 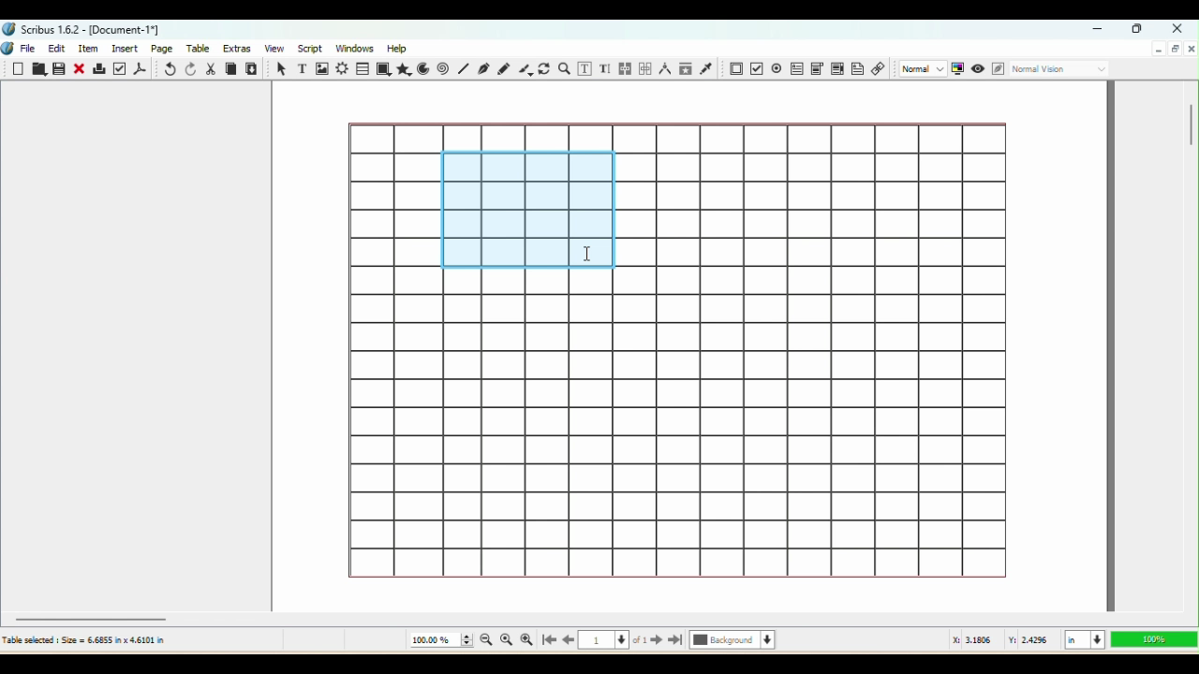 What do you see at coordinates (977, 67) in the screenshot?
I see `Preview mode` at bounding box center [977, 67].